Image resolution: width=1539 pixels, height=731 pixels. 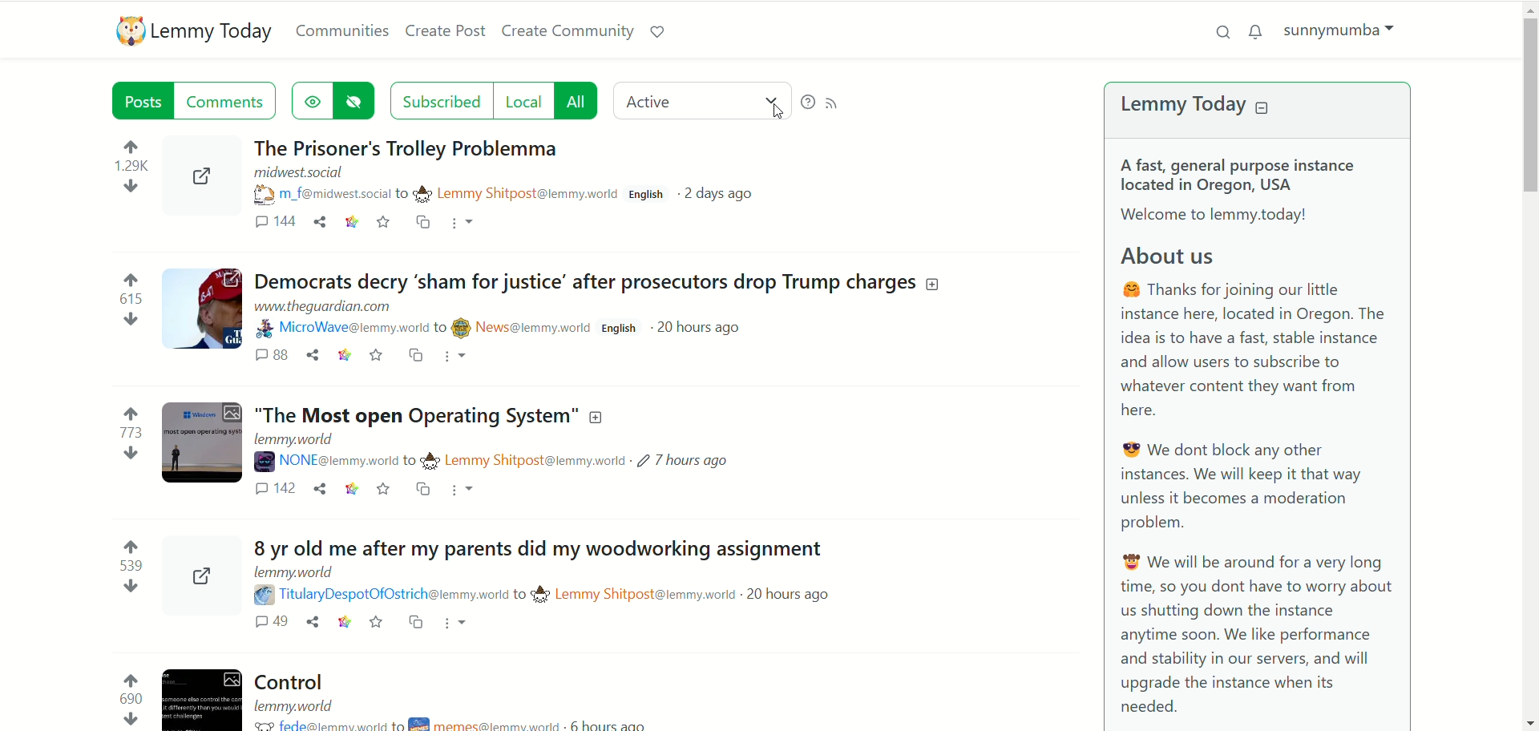 I want to click on comments, so click(x=253, y=624).